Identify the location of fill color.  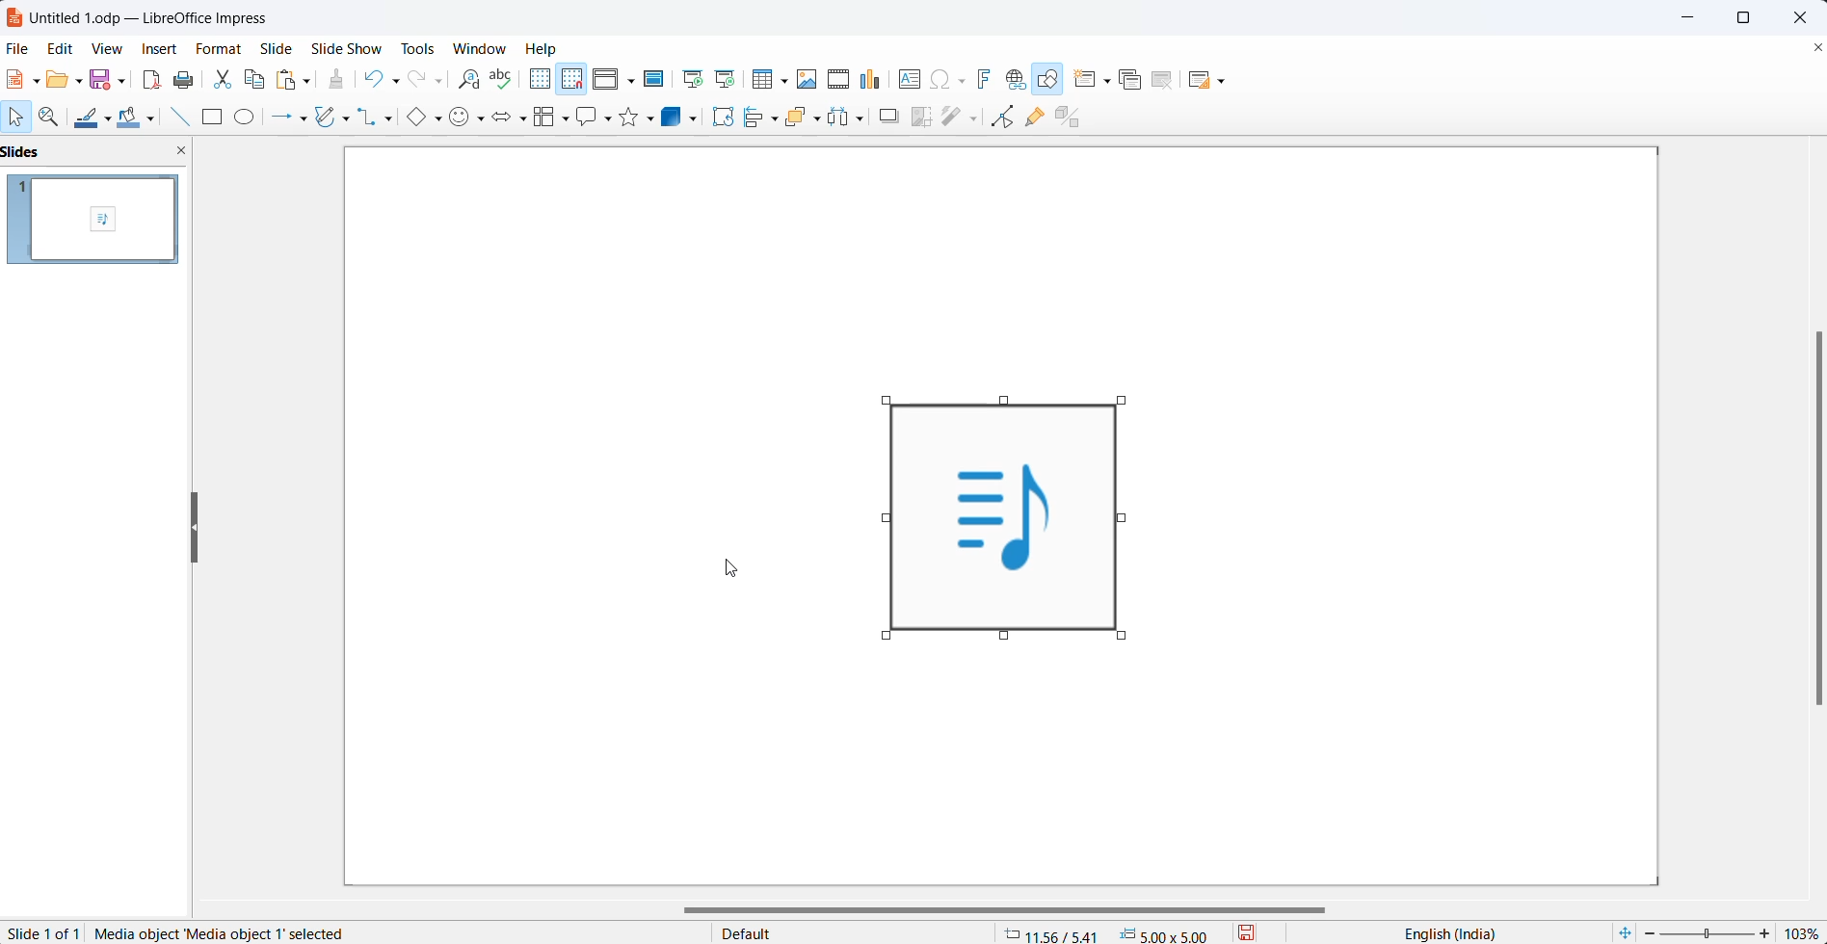
(133, 119).